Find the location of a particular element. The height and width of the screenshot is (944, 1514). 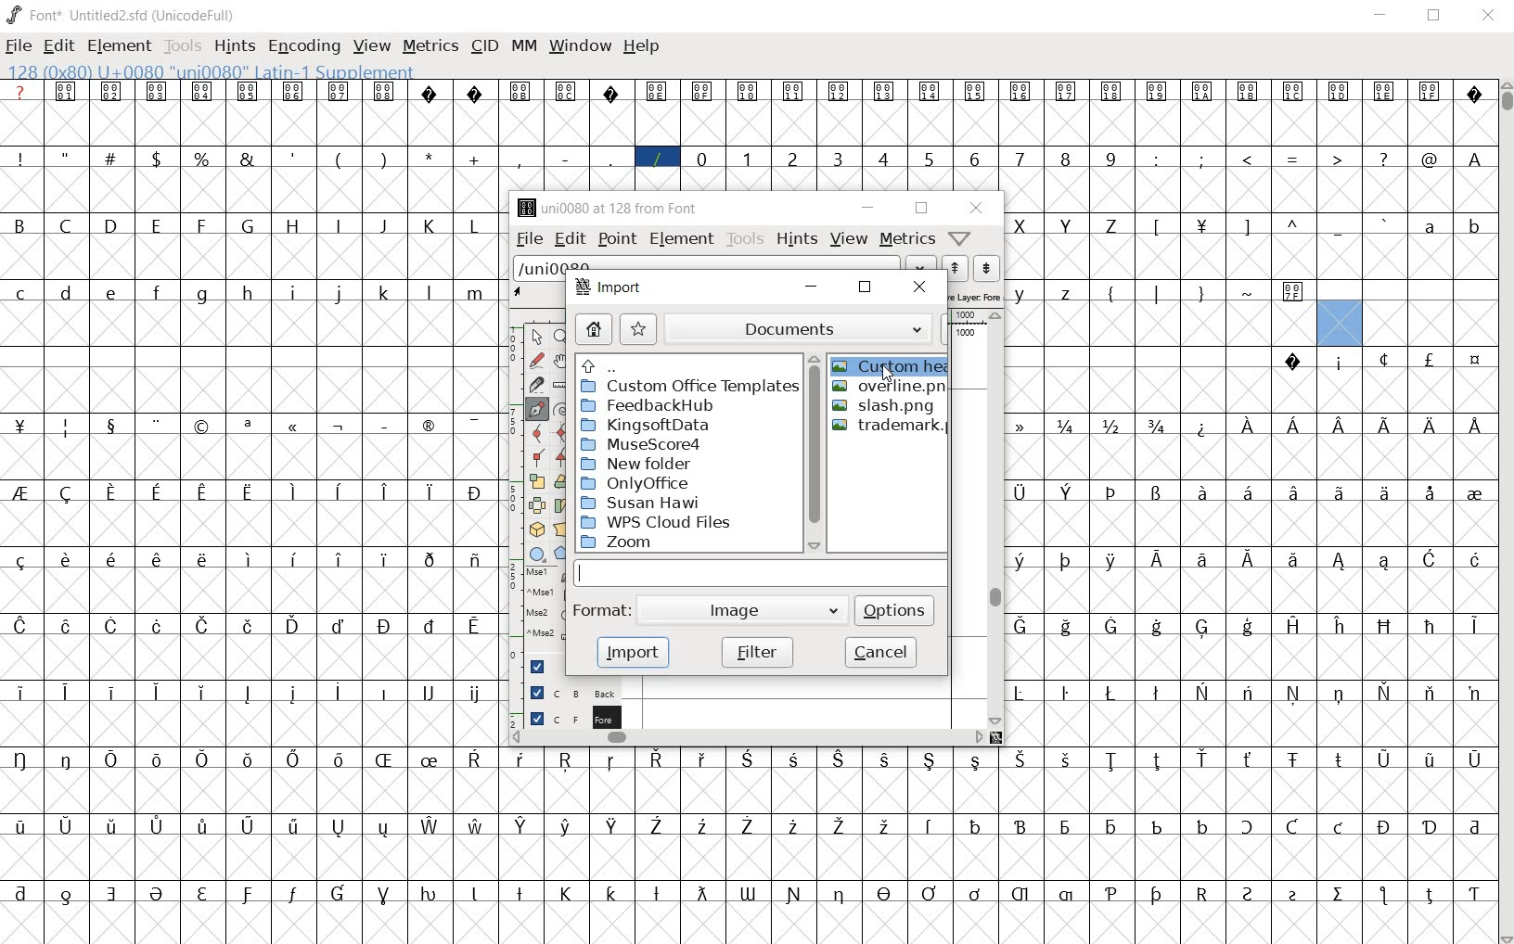

glyph is located at coordinates (66, 428).